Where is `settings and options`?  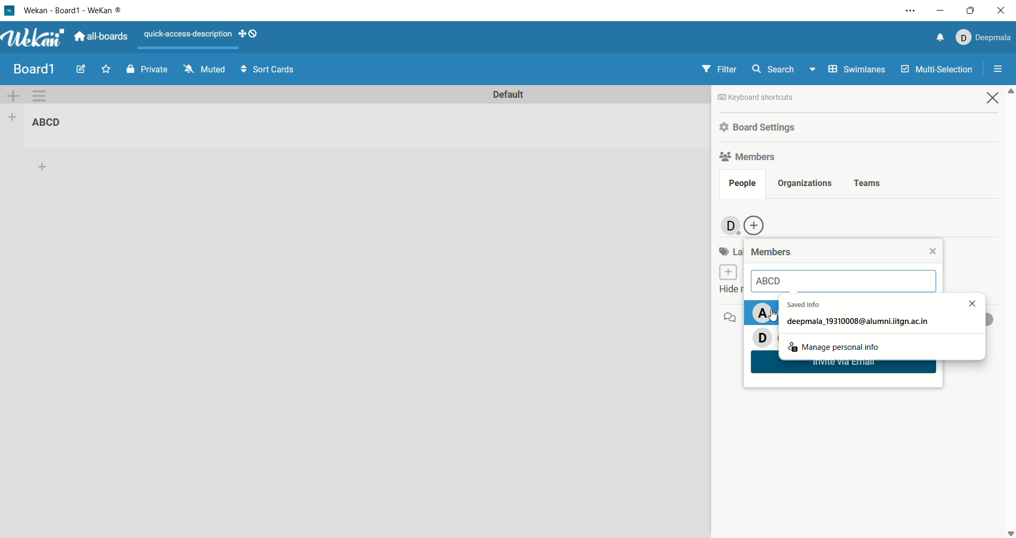
settings and options is located at coordinates (911, 11).